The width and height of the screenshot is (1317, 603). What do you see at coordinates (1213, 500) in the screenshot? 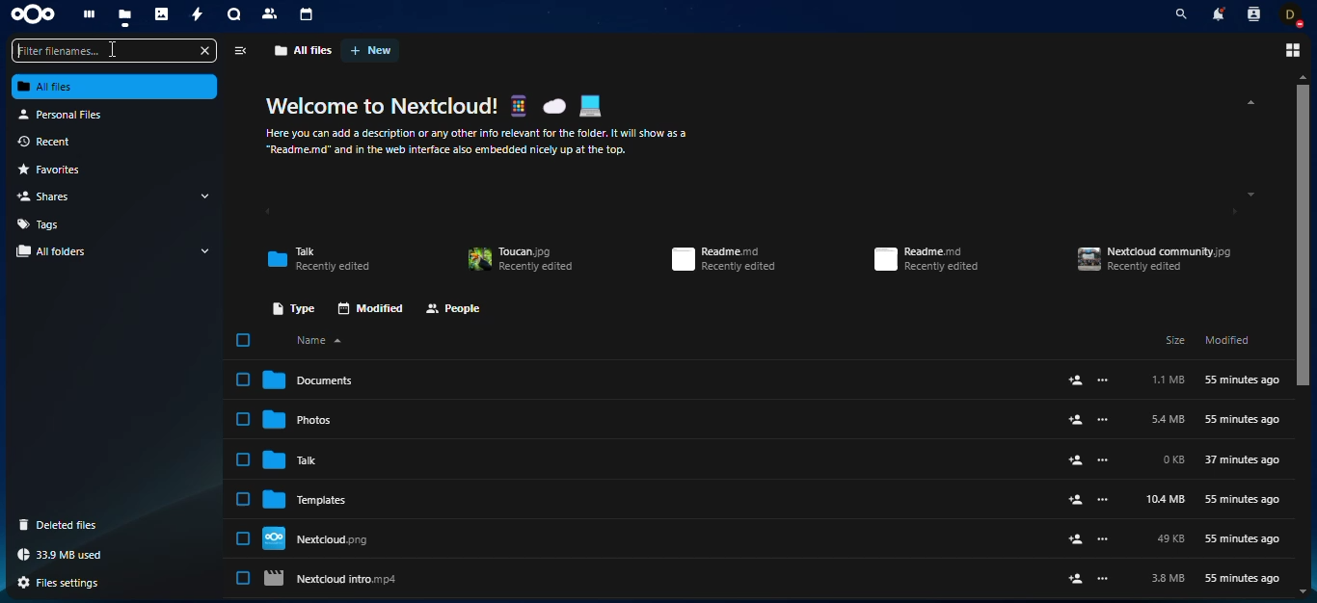
I see `10.4 MB 55 minutes ago` at bounding box center [1213, 500].